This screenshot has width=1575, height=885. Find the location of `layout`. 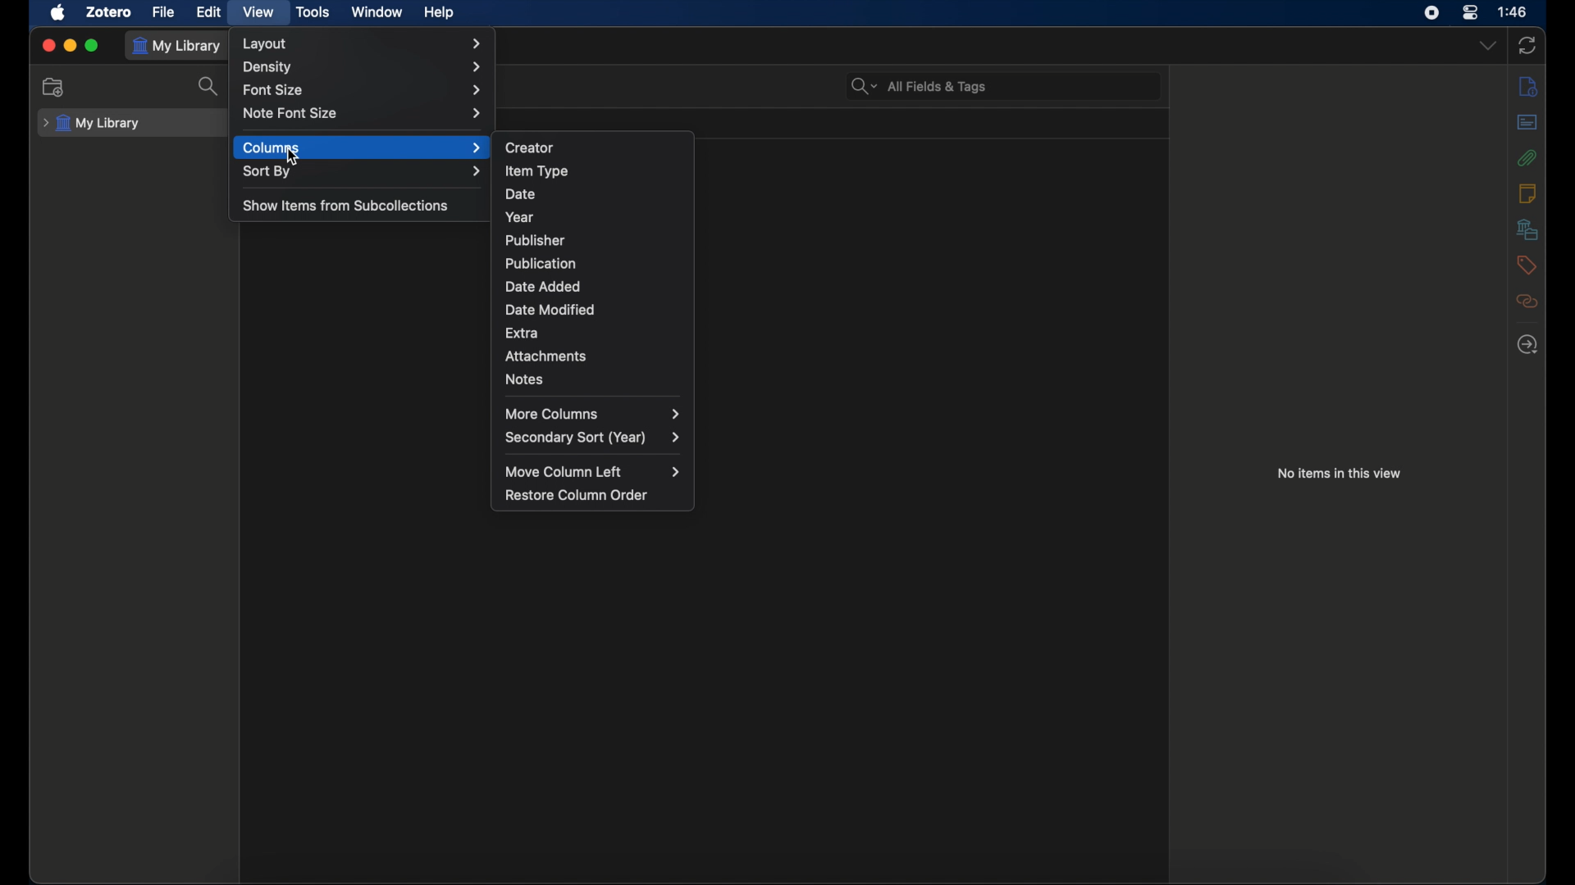

layout is located at coordinates (366, 43).